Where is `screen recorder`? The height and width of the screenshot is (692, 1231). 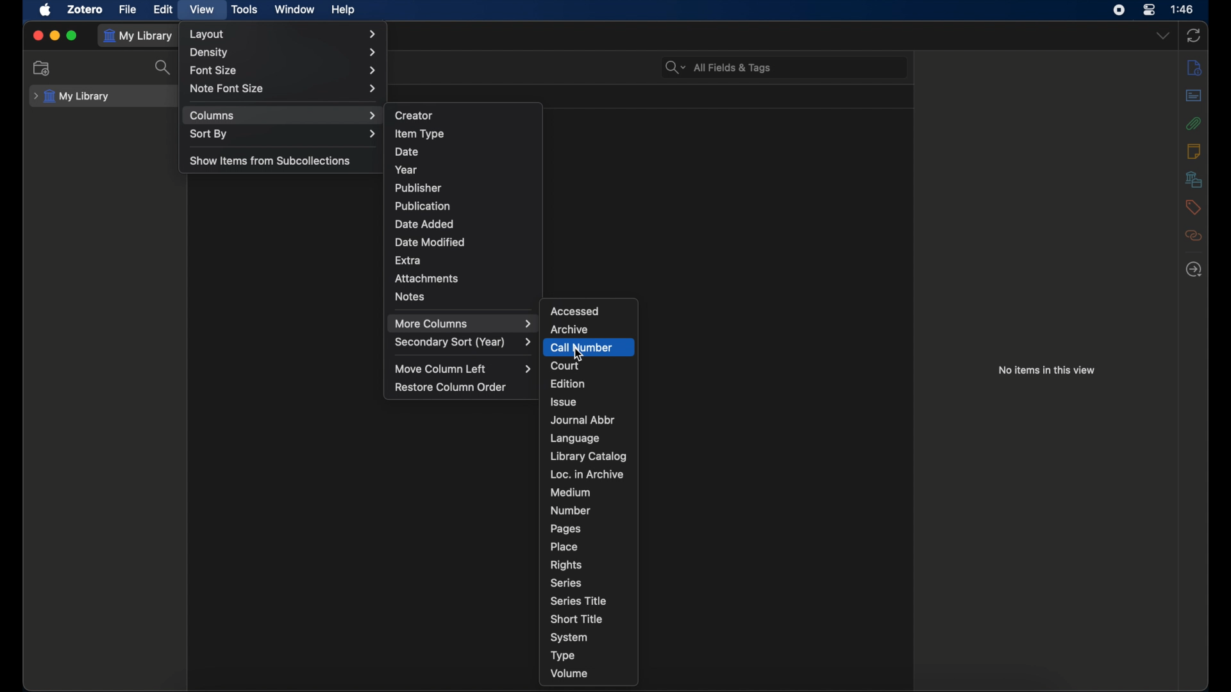 screen recorder is located at coordinates (1119, 10).